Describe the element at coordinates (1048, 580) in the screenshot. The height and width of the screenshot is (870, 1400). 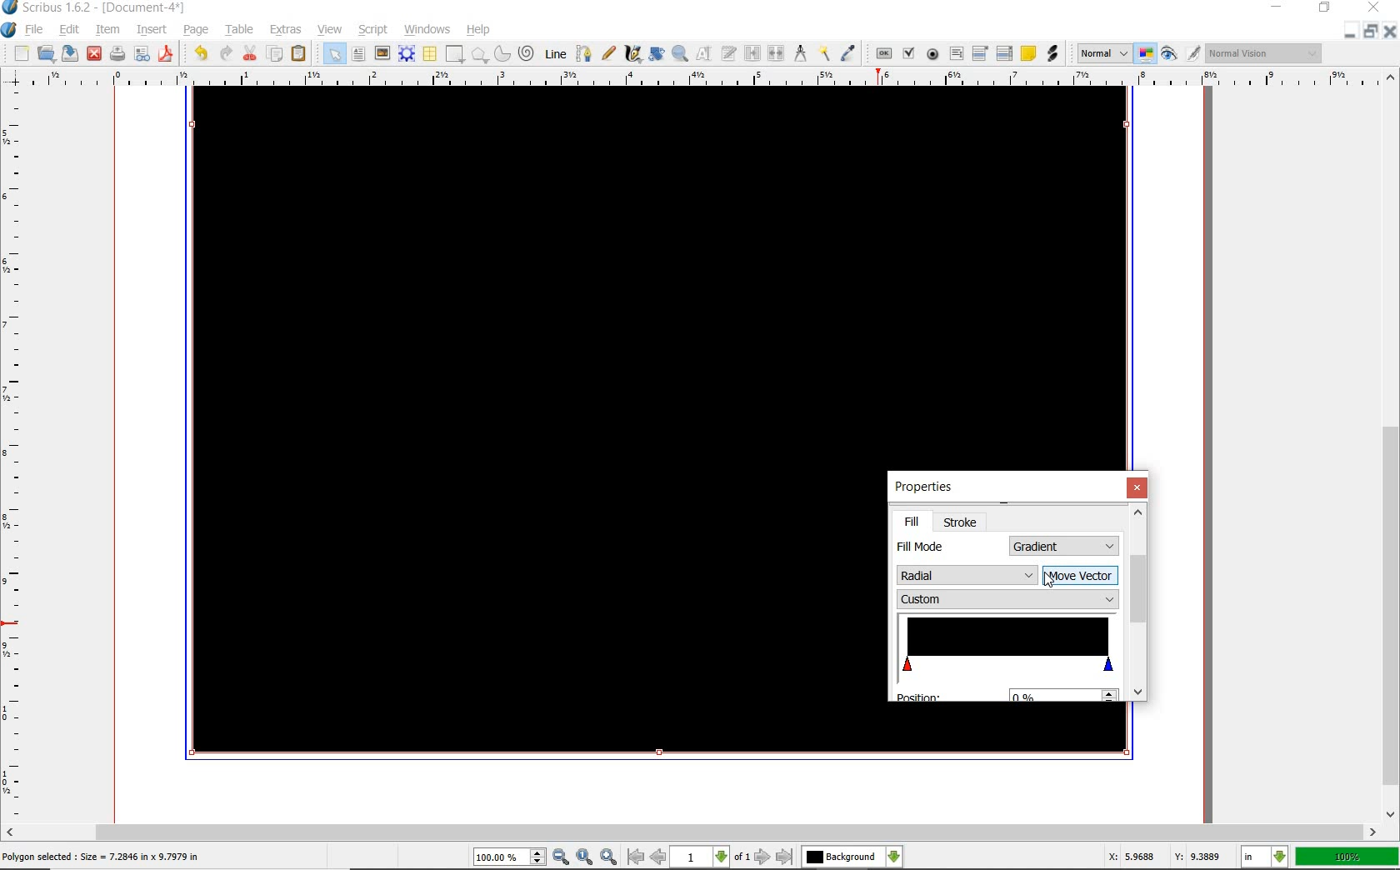
I see `Cursor` at that location.